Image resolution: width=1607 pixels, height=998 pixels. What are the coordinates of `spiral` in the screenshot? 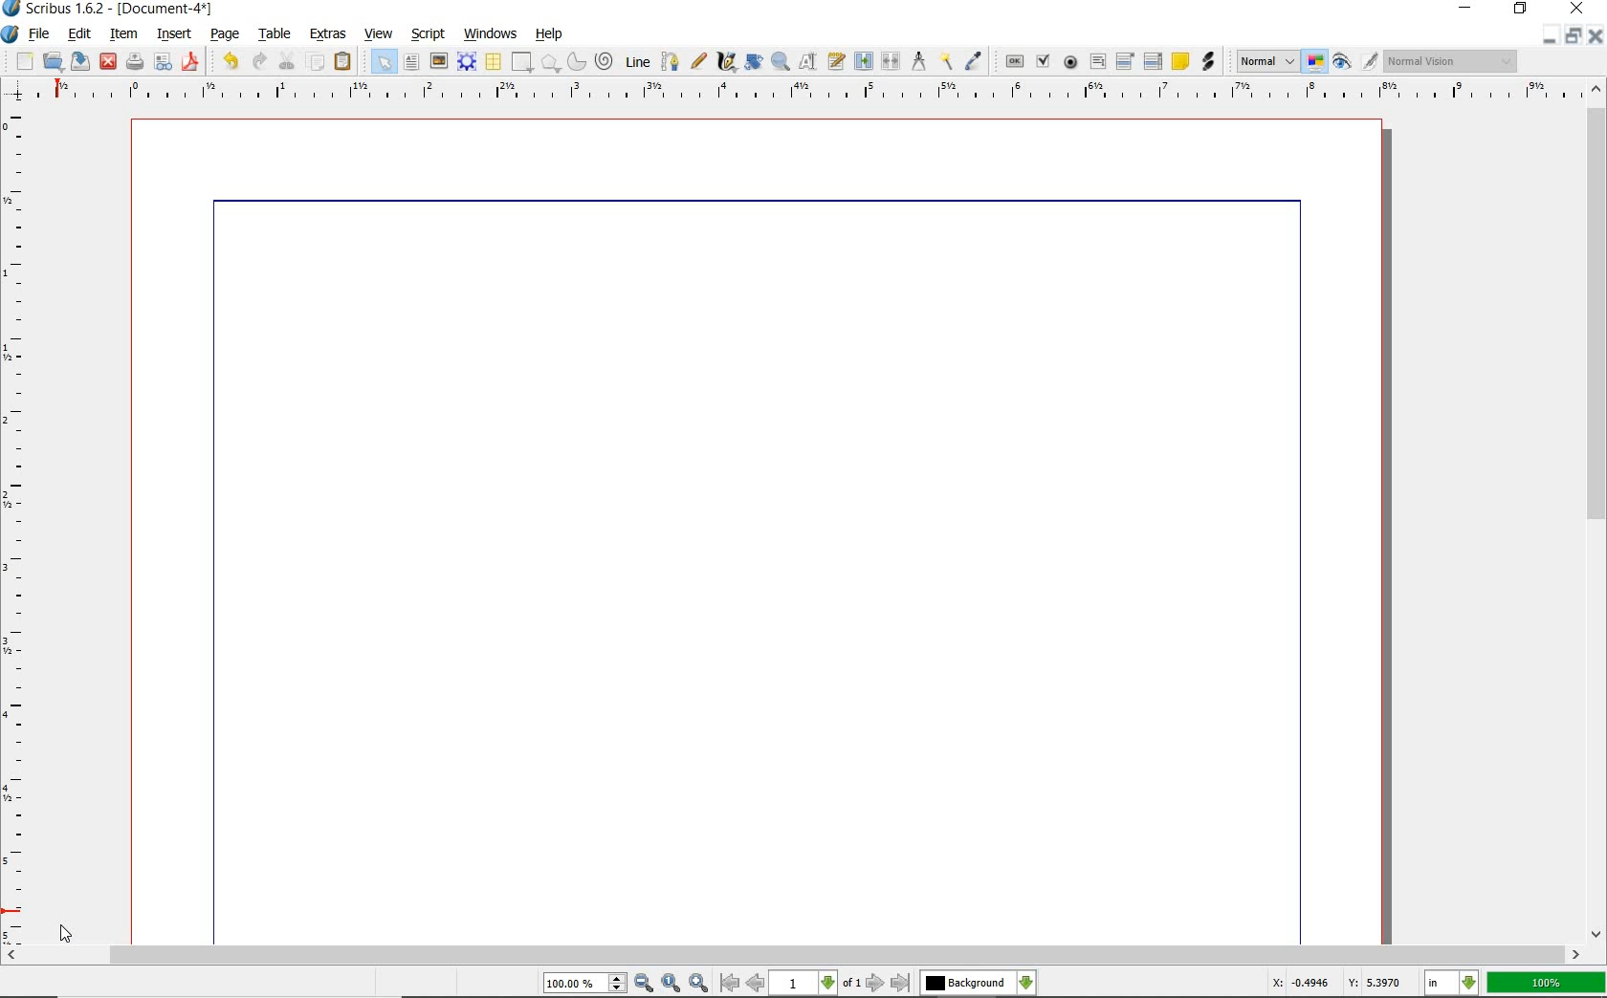 It's located at (605, 61).